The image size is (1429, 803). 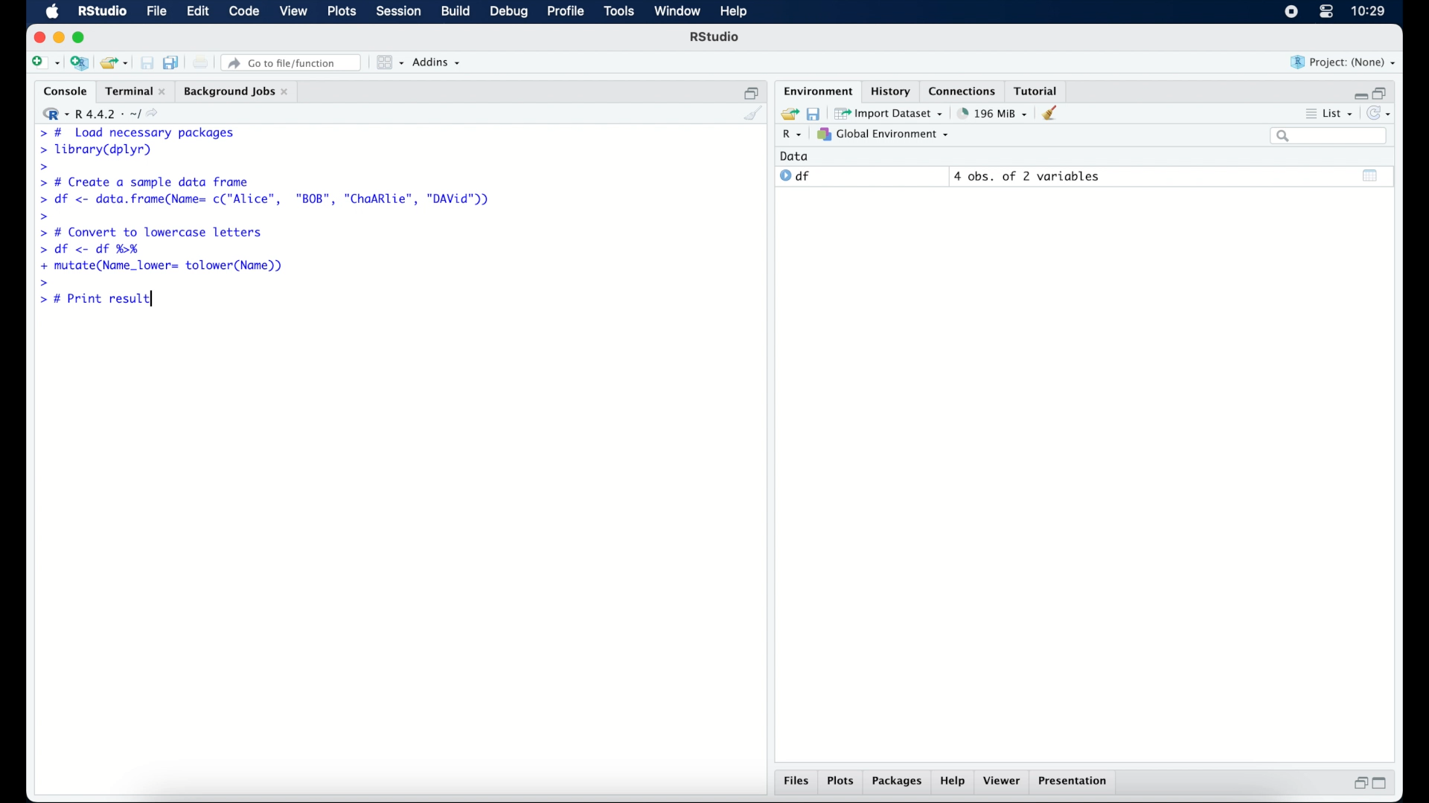 I want to click on df, so click(x=795, y=176).